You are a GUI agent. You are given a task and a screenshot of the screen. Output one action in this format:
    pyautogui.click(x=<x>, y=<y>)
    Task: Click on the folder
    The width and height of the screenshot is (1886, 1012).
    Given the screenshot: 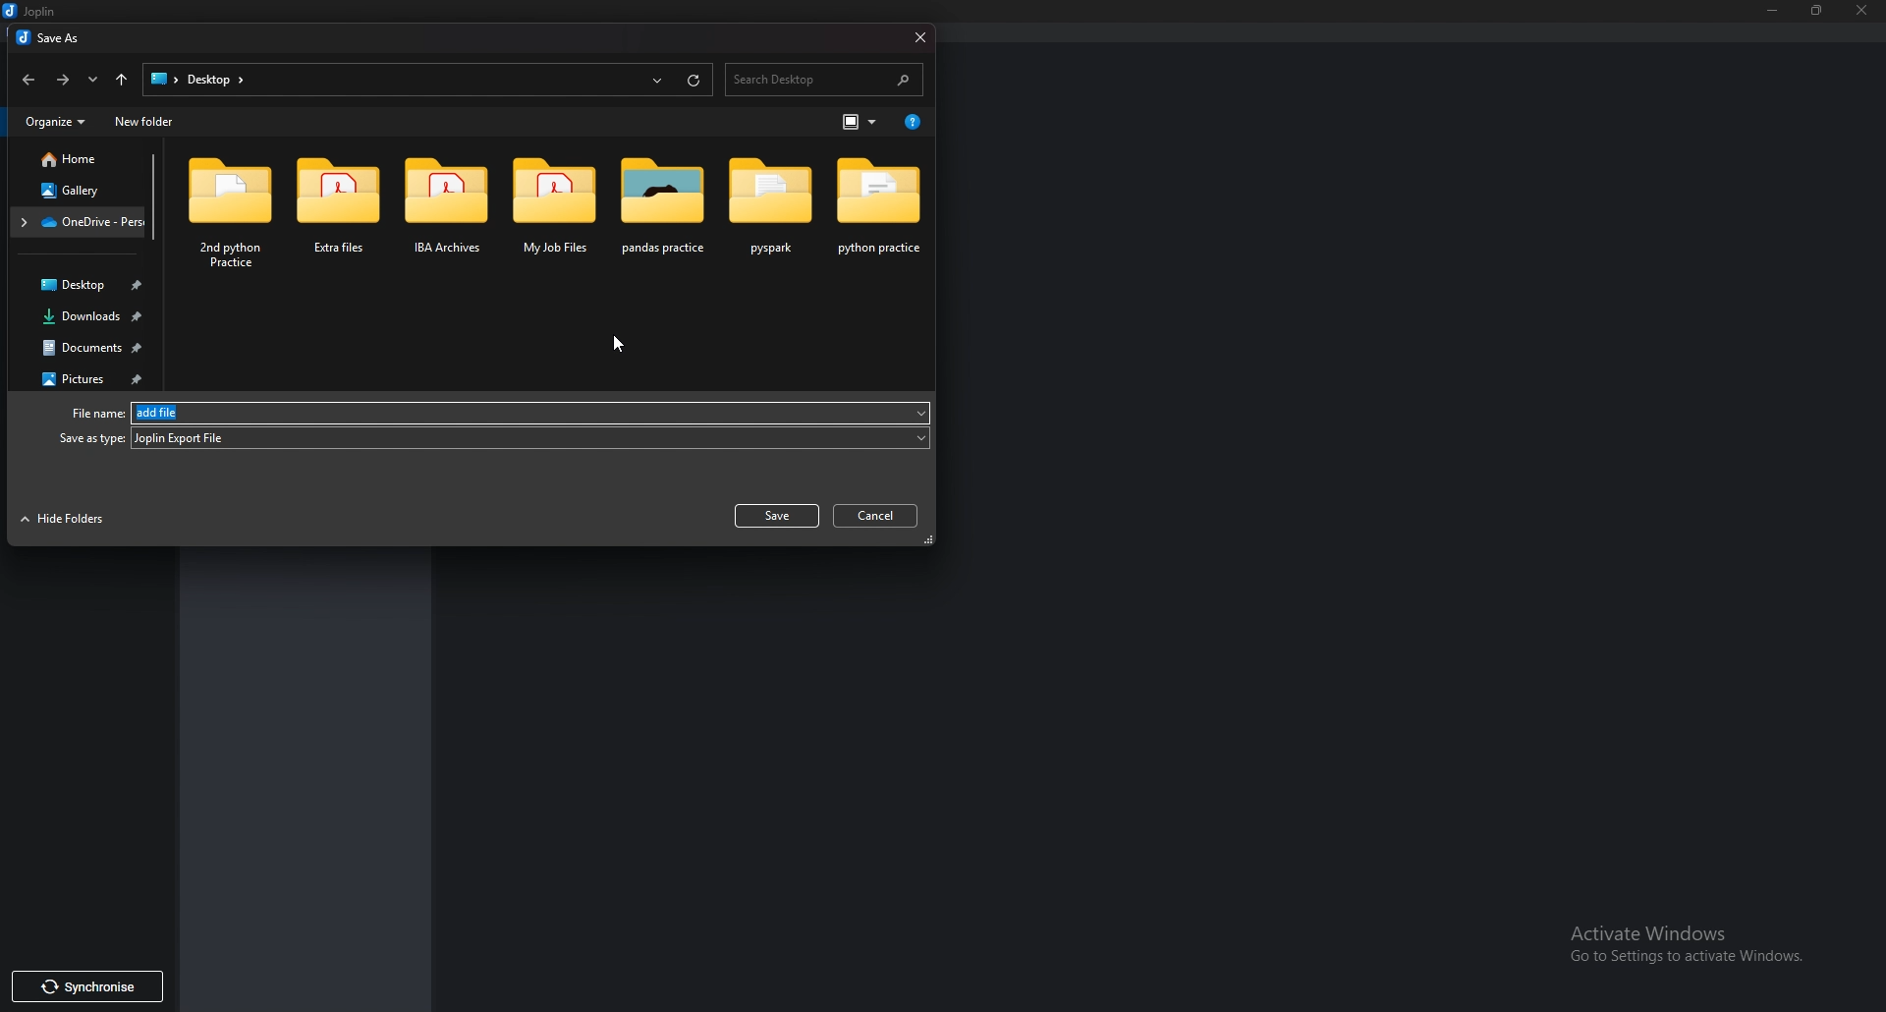 What is the action you would take?
    pyautogui.click(x=229, y=209)
    